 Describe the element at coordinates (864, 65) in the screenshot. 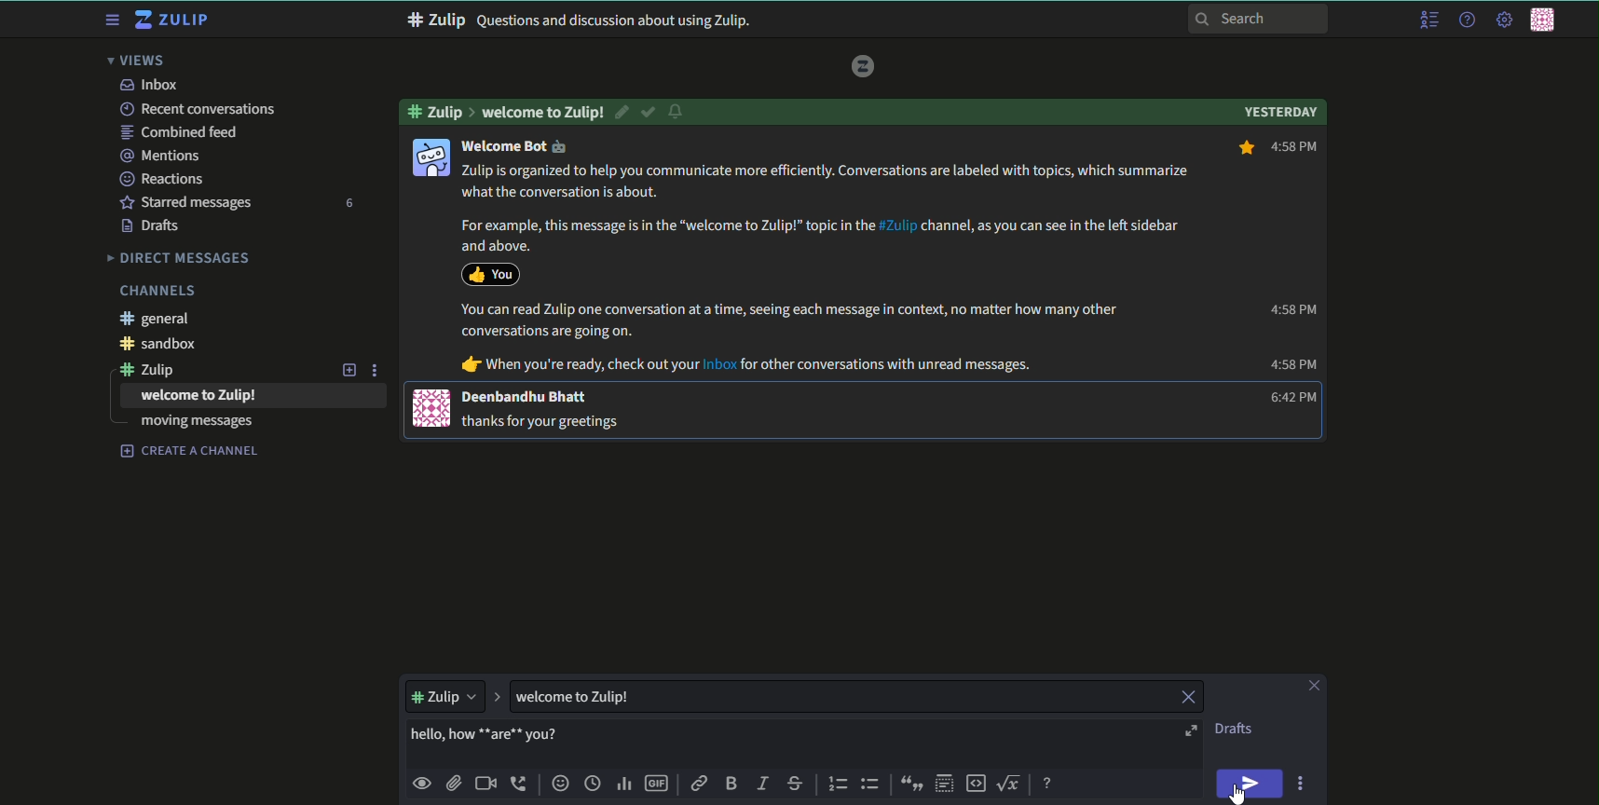

I see `logo` at that location.